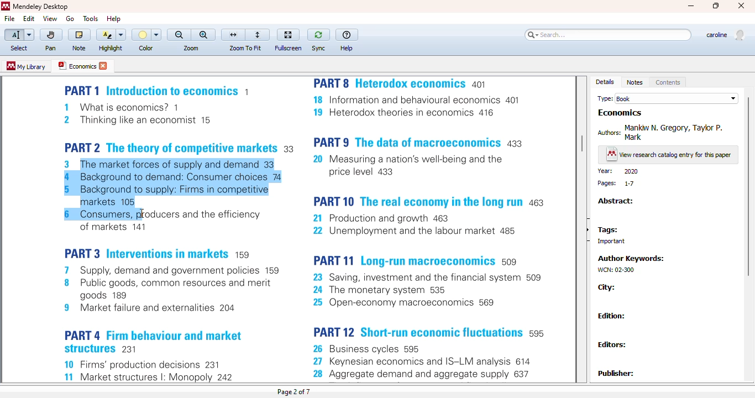 This screenshot has width=755, height=398. What do you see at coordinates (41, 7) in the screenshot?
I see `mendeley desktop` at bounding box center [41, 7].